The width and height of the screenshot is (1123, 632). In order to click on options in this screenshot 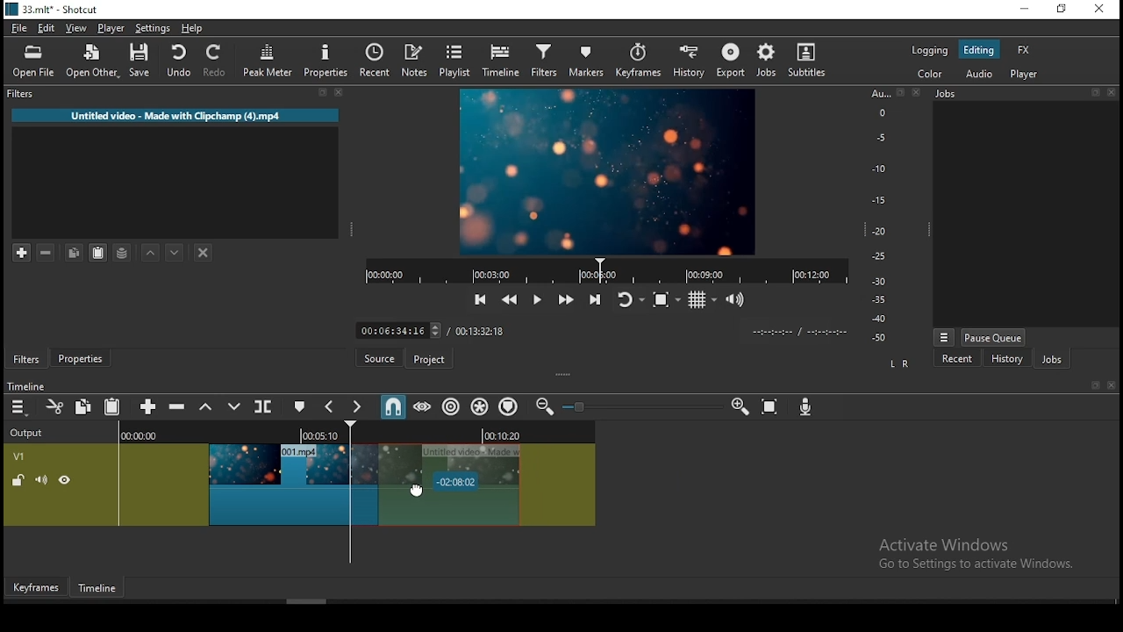, I will do `click(944, 335)`.